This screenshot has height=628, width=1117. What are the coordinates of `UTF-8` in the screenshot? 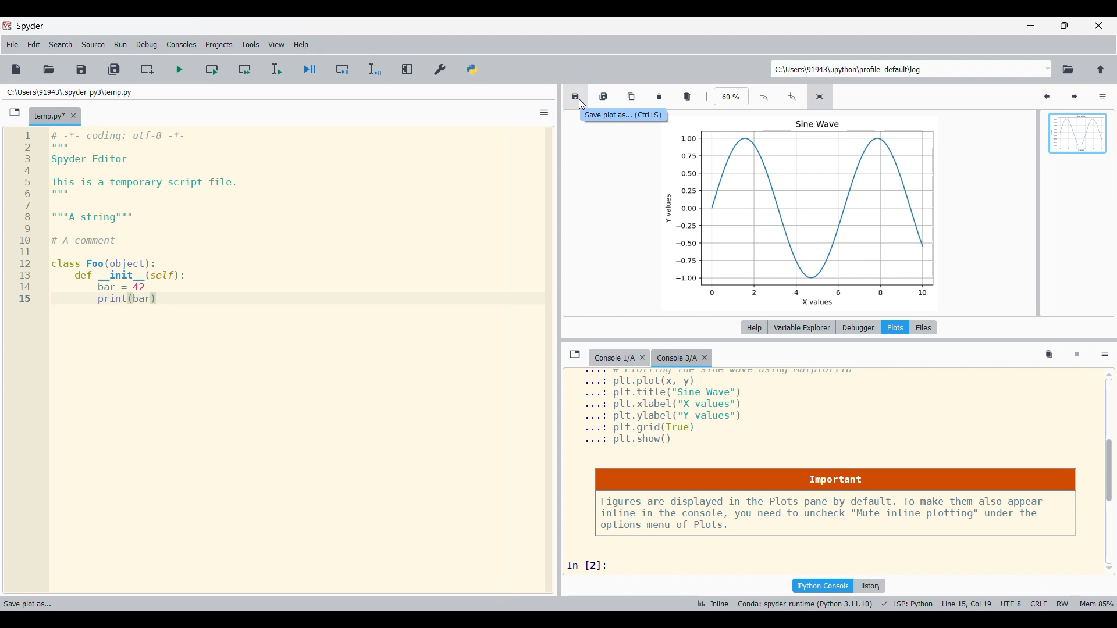 It's located at (1011, 603).